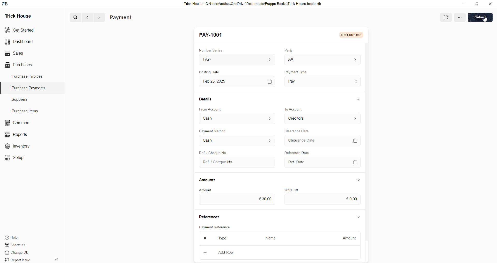  I want to click on €30.00, so click(268, 198).